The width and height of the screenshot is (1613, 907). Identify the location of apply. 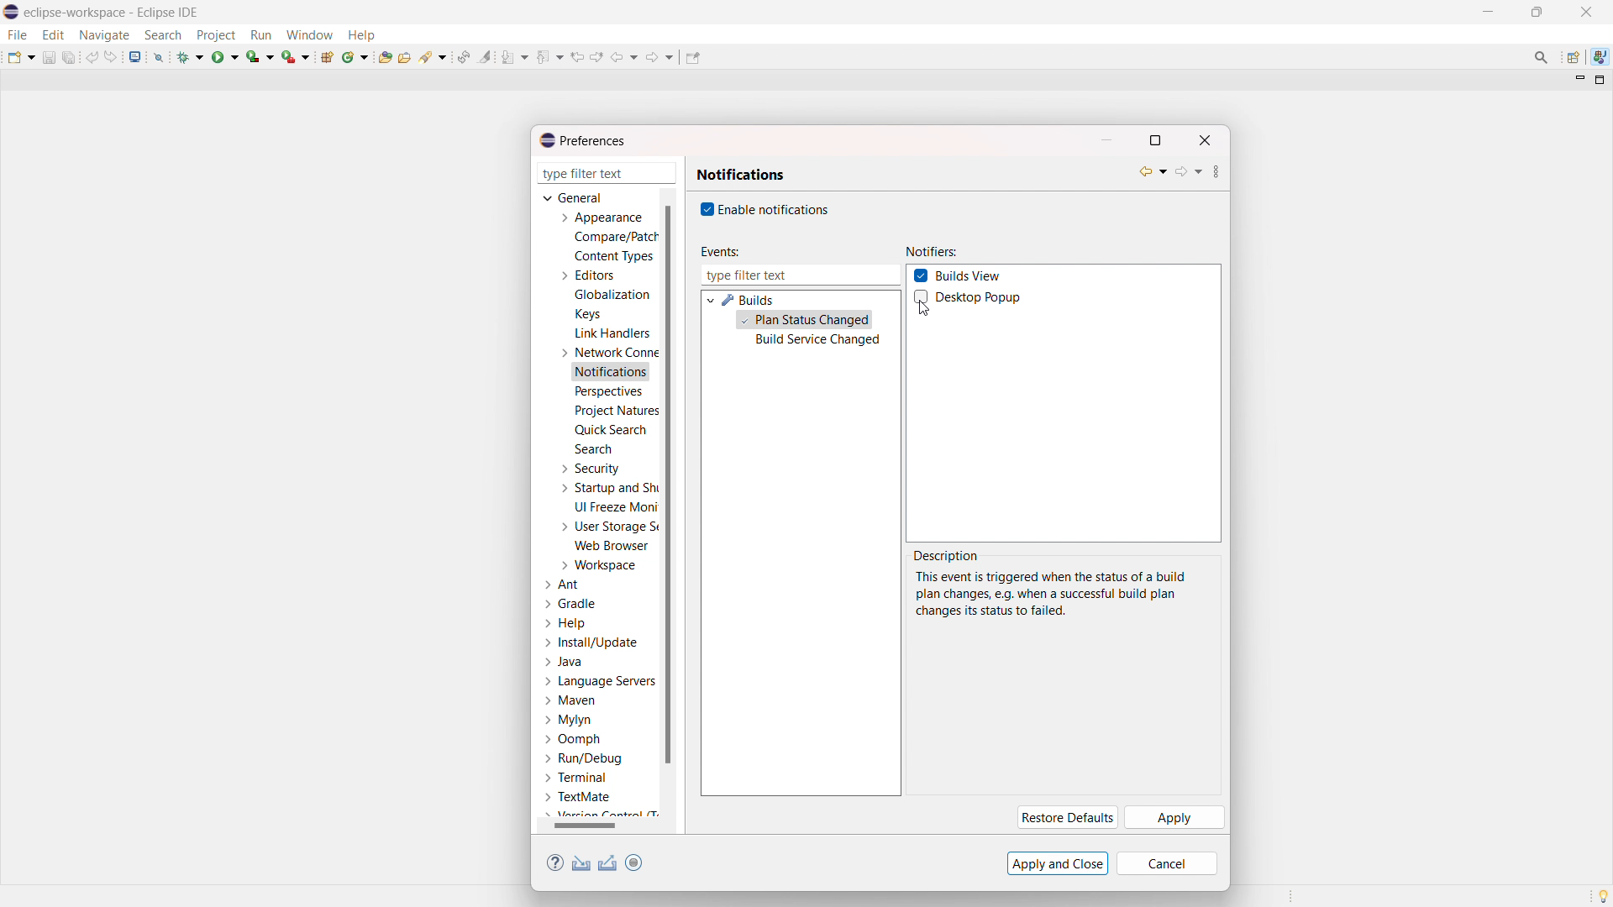
(1174, 818).